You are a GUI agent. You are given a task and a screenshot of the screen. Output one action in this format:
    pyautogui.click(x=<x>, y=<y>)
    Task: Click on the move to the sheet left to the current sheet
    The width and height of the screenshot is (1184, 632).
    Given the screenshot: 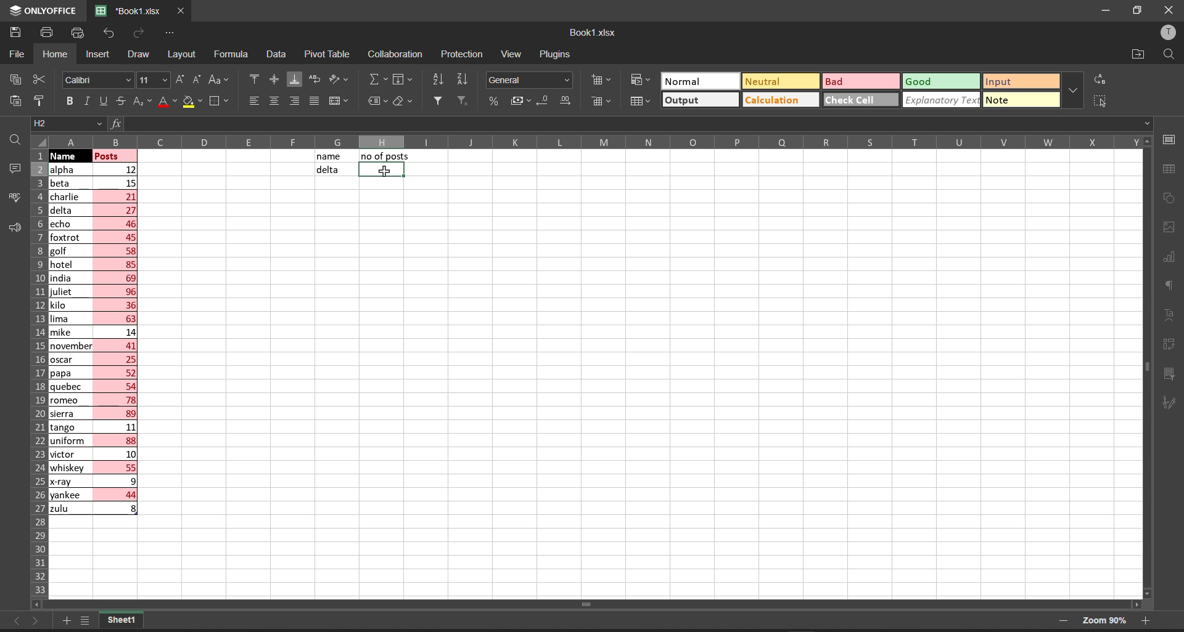 What is the action you would take?
    pyautogui.click(x=14, y=621)
    